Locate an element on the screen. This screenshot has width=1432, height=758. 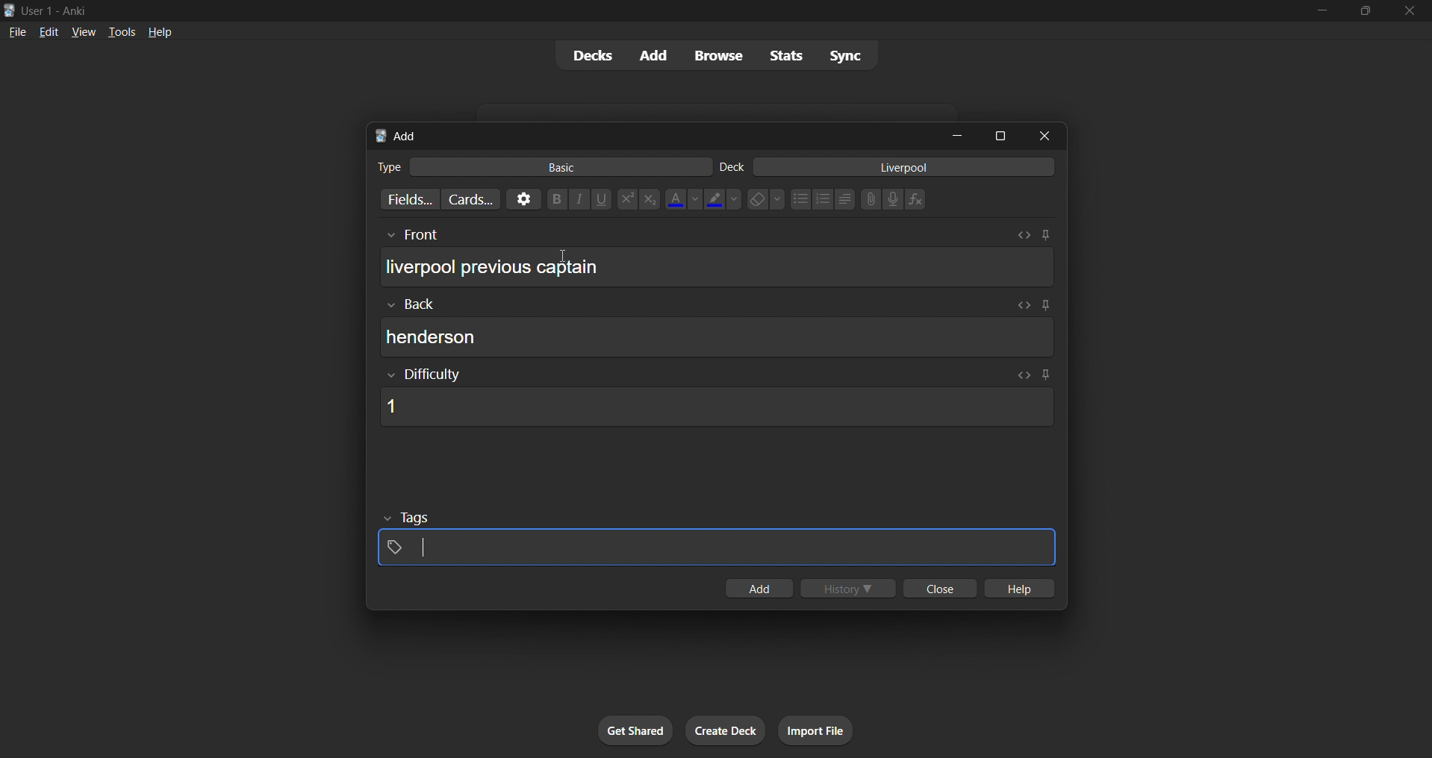
multilevel list is located at coordinates (846, 201).